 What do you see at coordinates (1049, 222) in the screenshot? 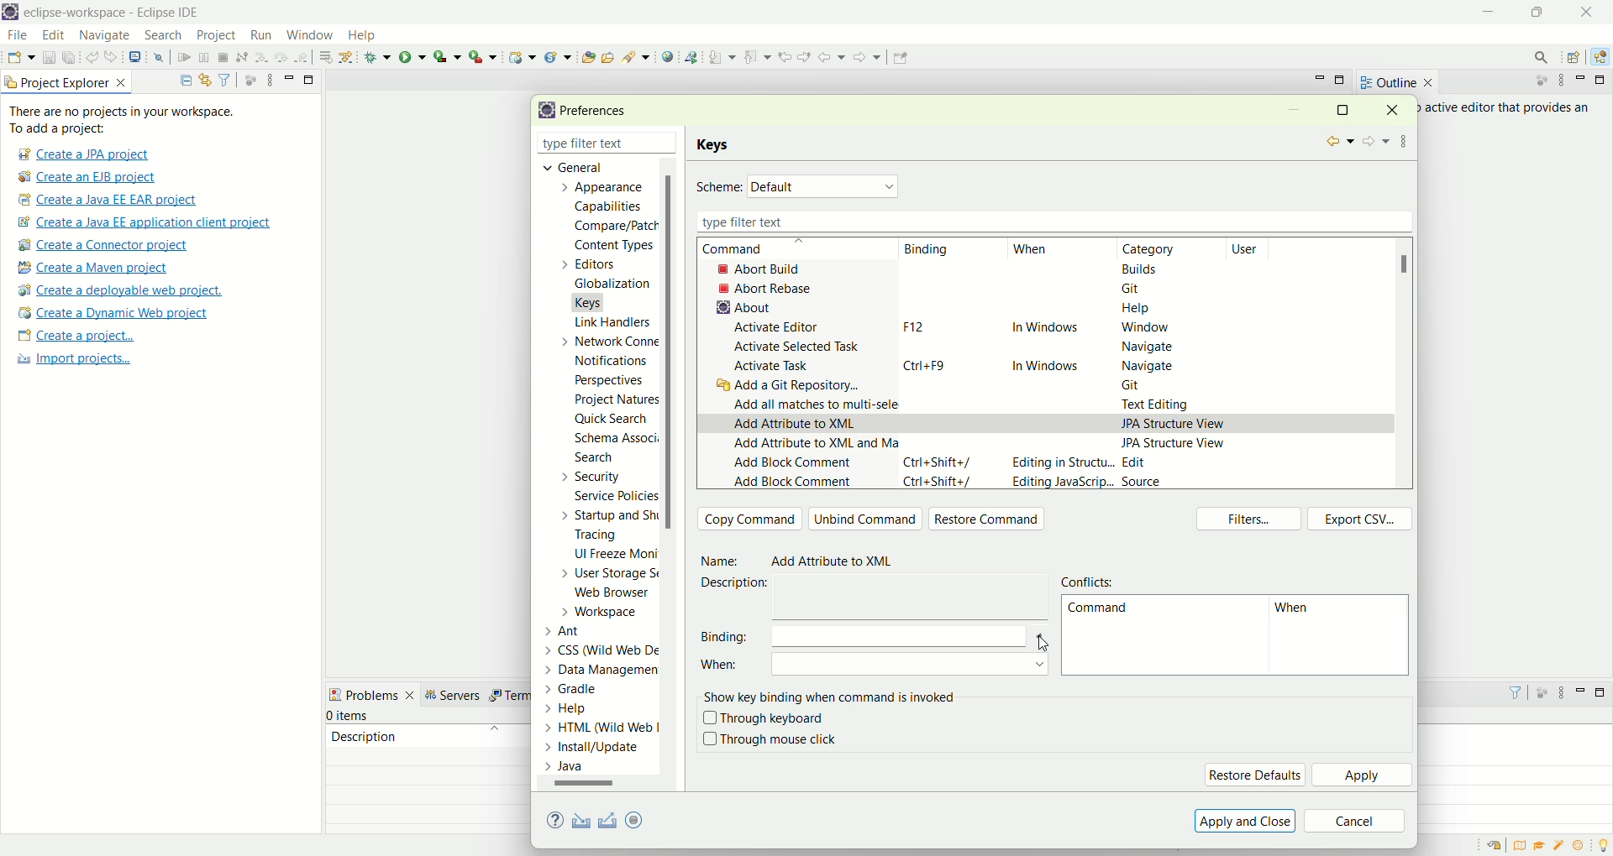
I see `type filter text` at bounding box center [1049, 222].